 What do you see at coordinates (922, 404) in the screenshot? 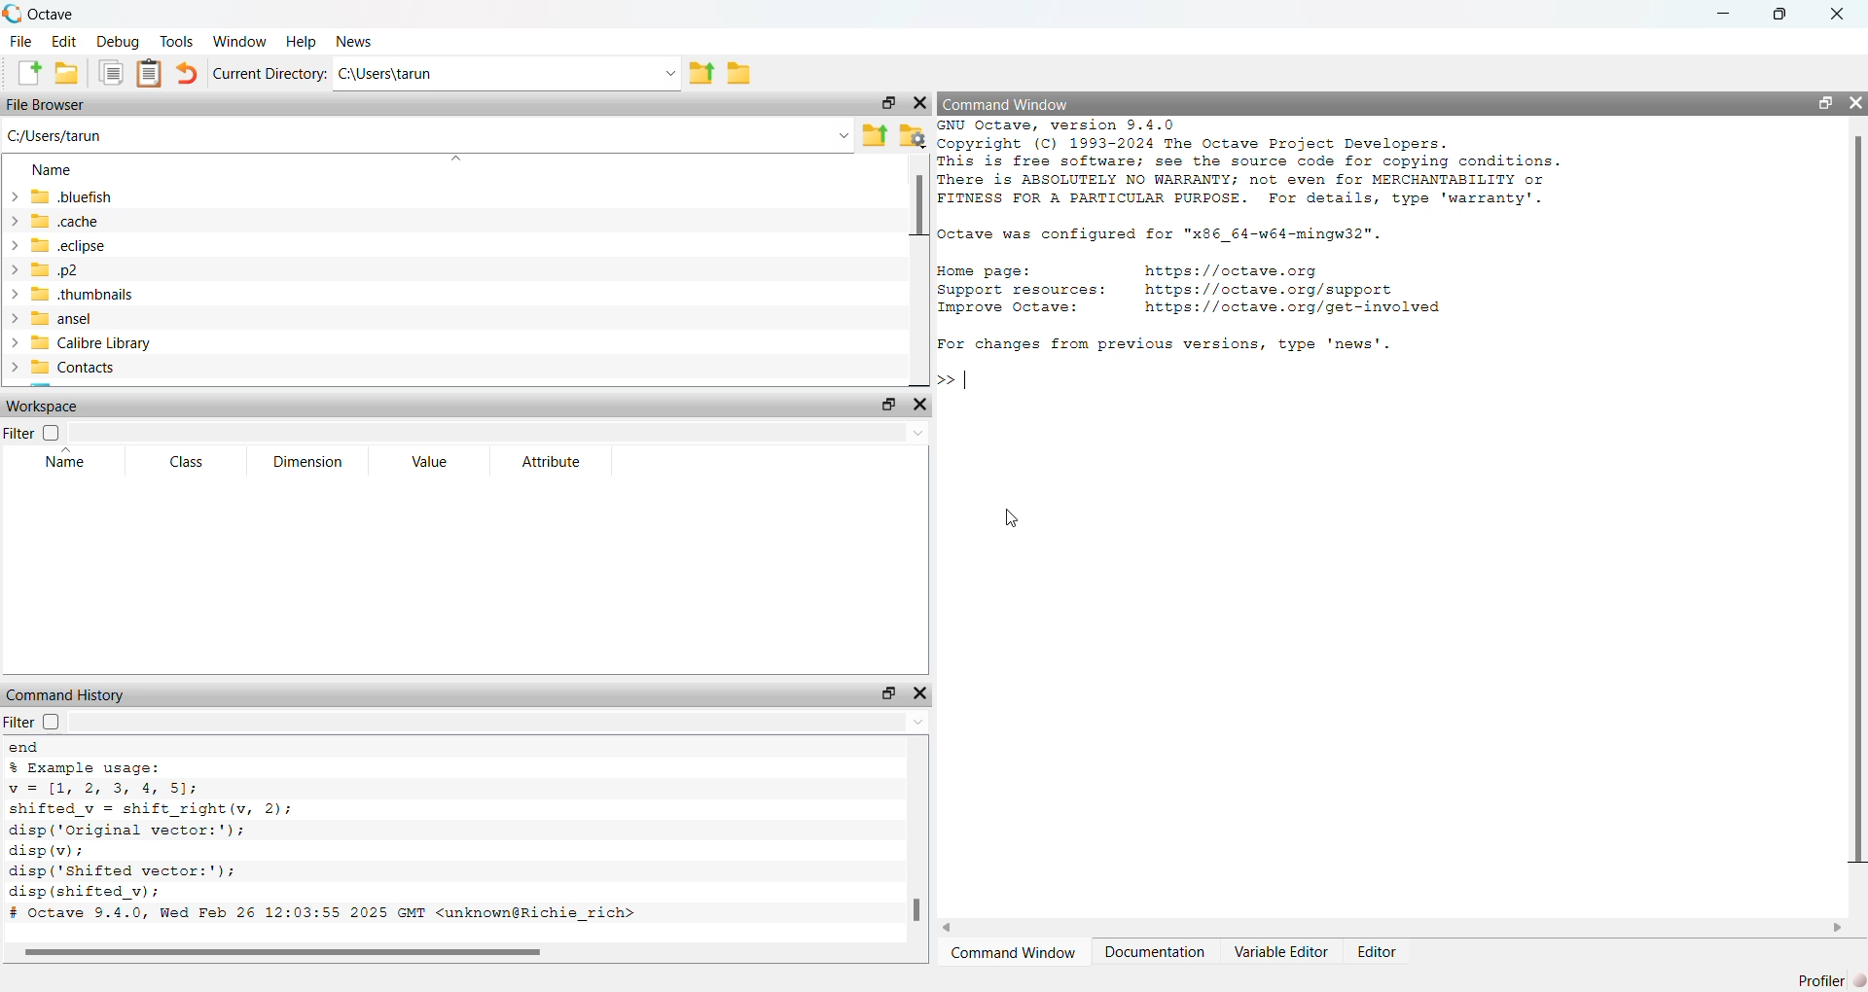
I see `hide widget` at bounding box center [922, 404].